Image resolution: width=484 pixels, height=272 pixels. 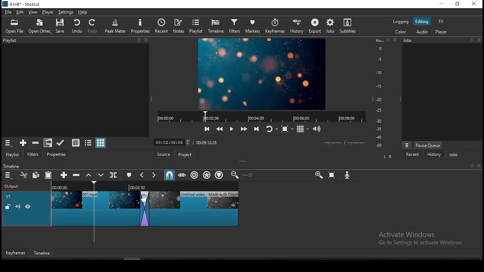 I want to click on zoom timeline to fit, so click(x=332, y=175).